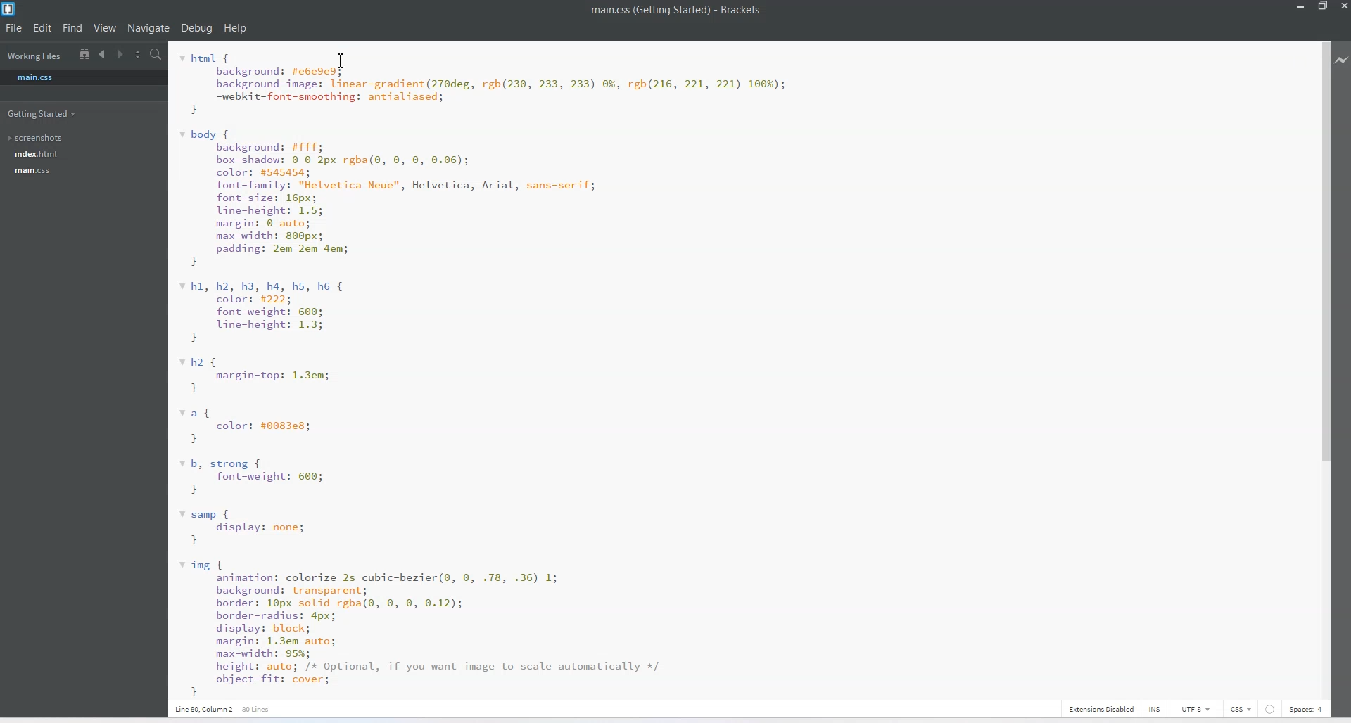  Describe the element at coordinates (74, 28) in the screenshot. I see `Find` at that location.